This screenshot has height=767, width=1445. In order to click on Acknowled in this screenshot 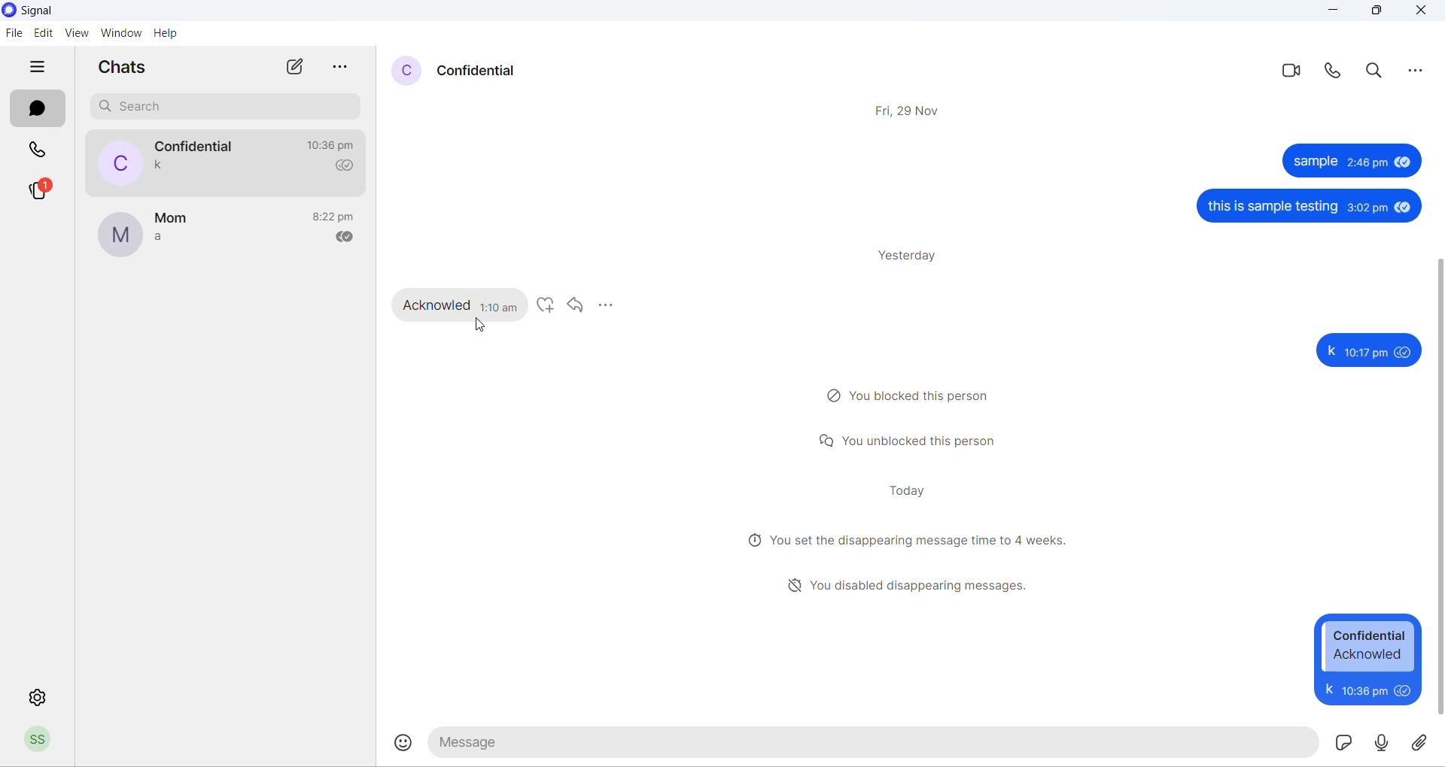, I will do `click(434, 306)`.